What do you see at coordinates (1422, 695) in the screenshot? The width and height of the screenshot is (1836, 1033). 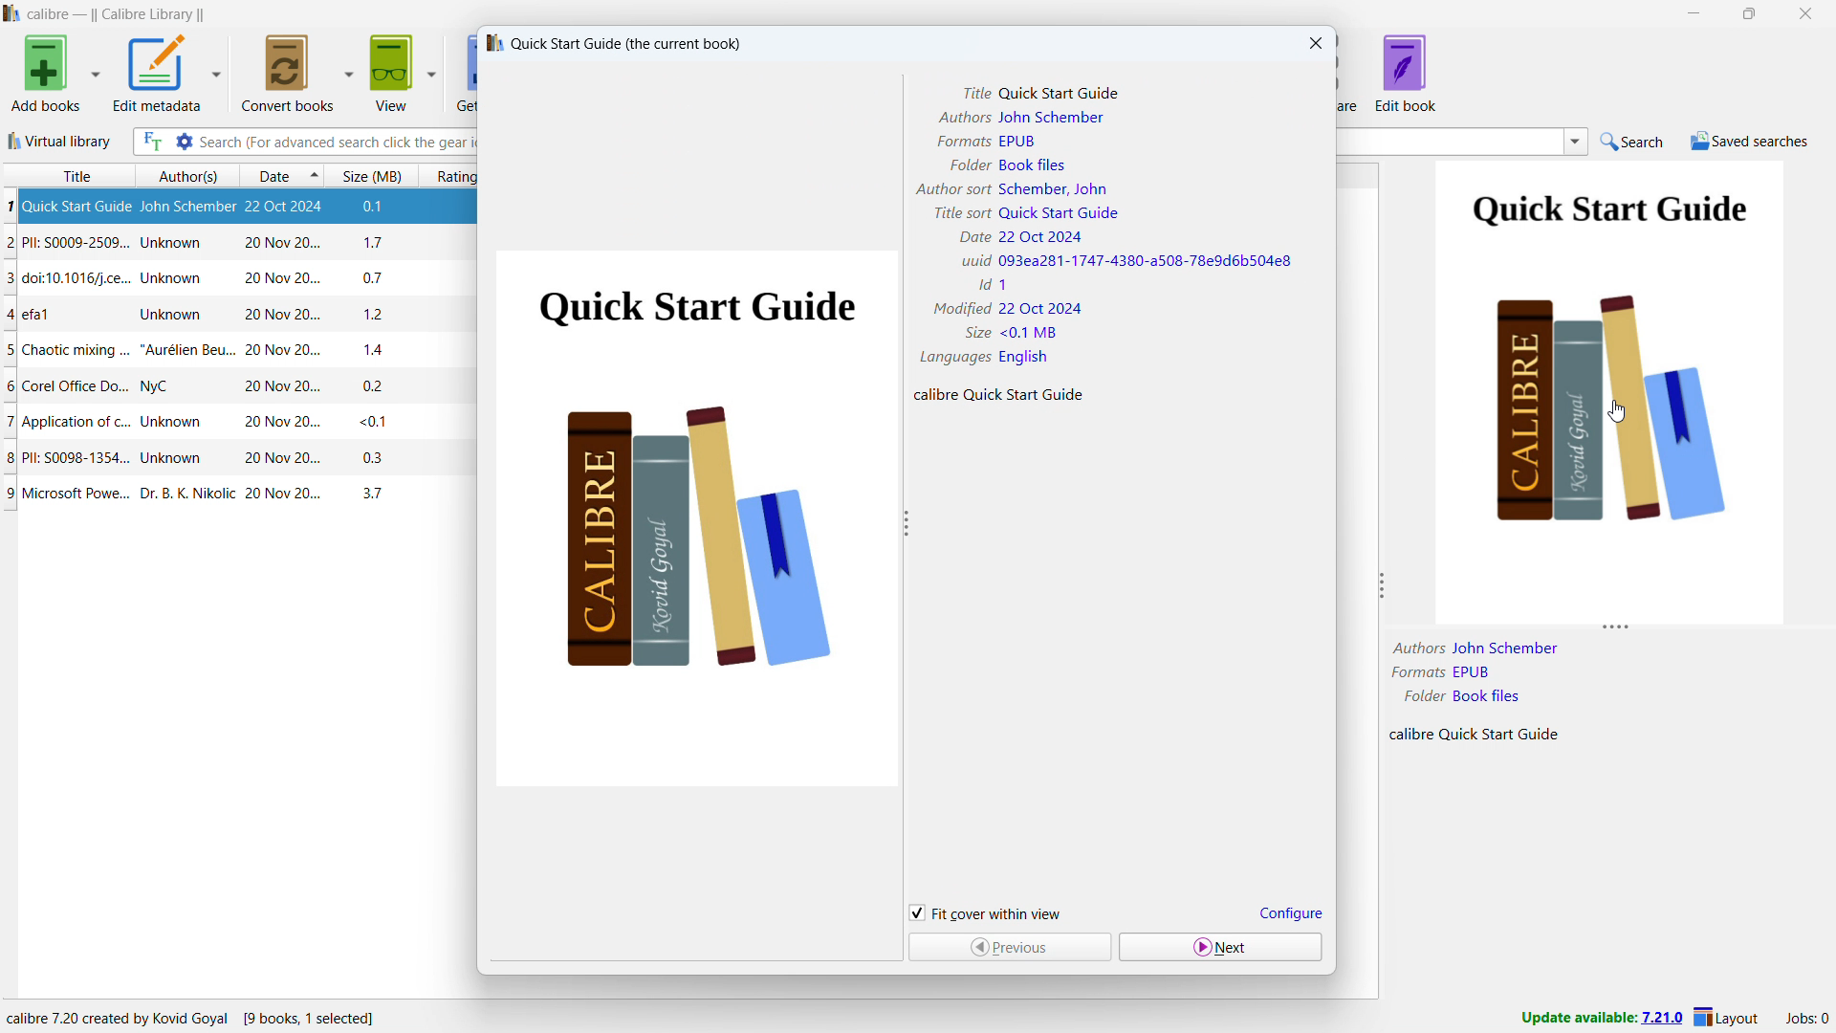 I see `Folder` at bounding box center [1422, 695].